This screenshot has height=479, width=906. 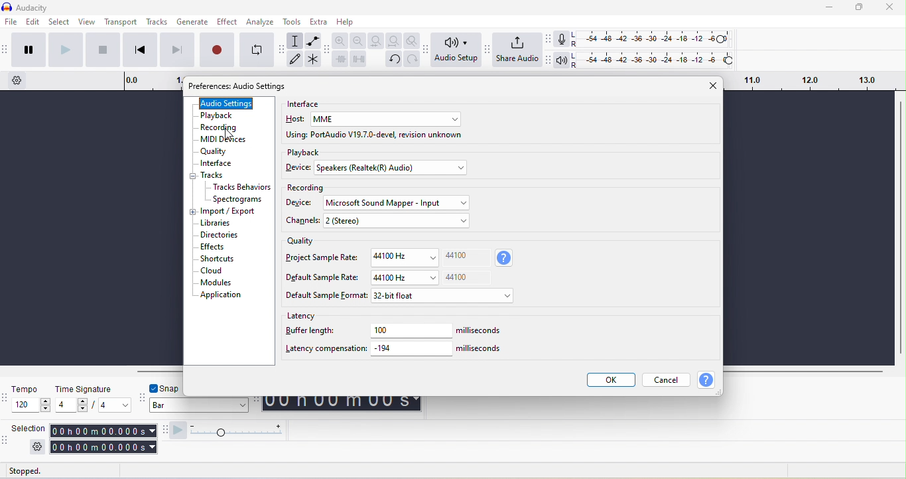 I want to click on audacity tools toolbar, so click(x=281, y=50).